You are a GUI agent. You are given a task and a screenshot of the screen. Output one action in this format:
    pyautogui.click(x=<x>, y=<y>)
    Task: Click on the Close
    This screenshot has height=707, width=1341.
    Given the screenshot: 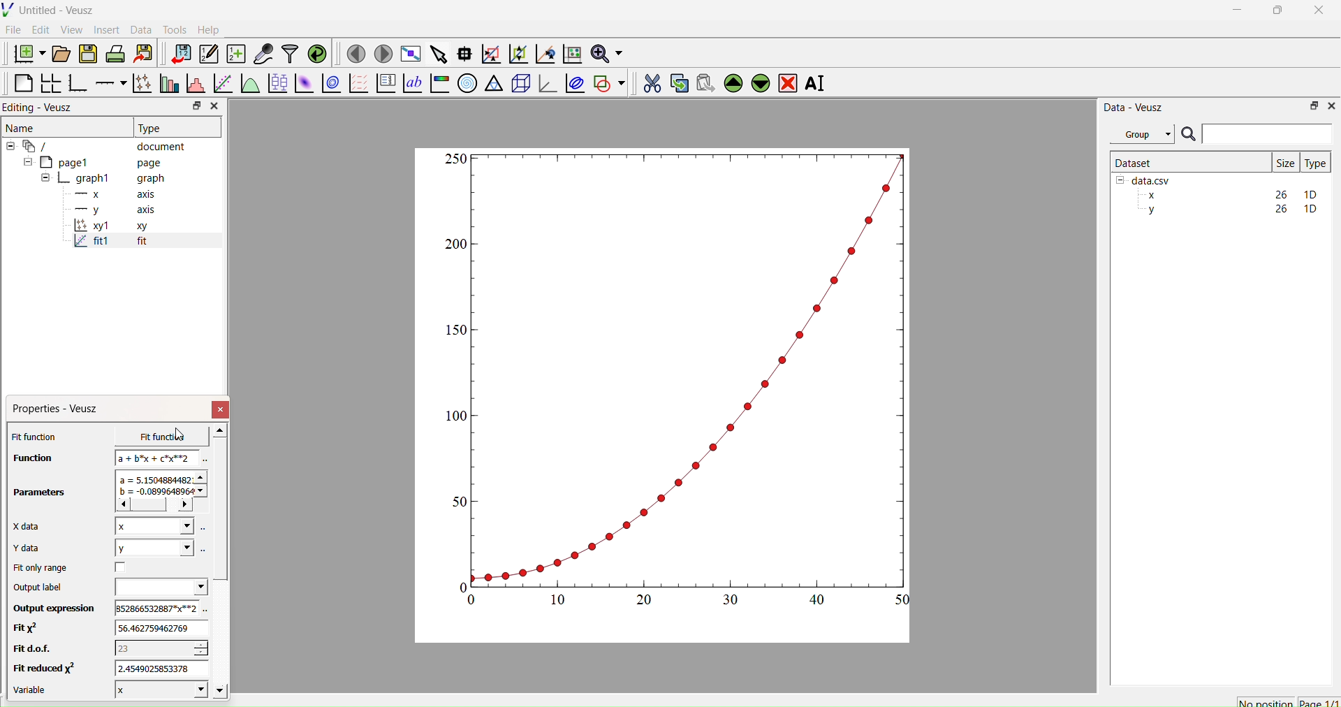 What is the action you would take?
    pyautogui.click(x=1320, y=14)
    